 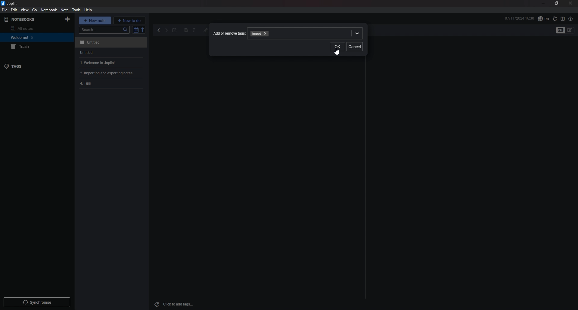 I want to click on go, so click(x=35, y=10).